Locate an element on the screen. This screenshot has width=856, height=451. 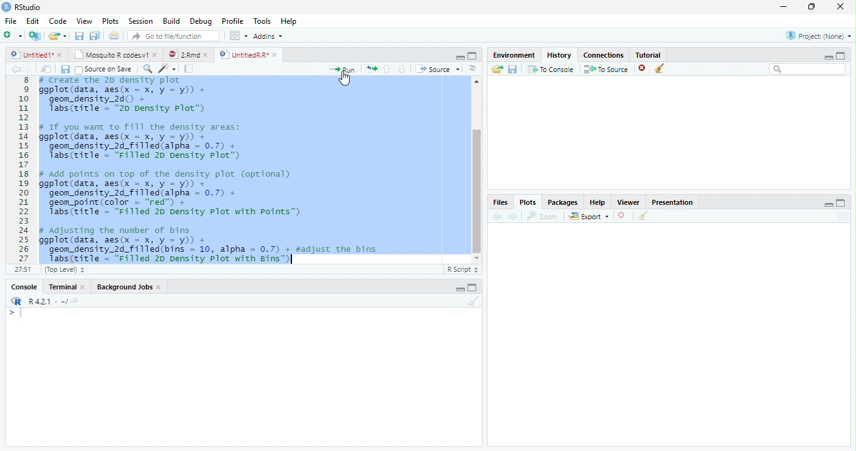
To source is located at coordinates (607, 70).